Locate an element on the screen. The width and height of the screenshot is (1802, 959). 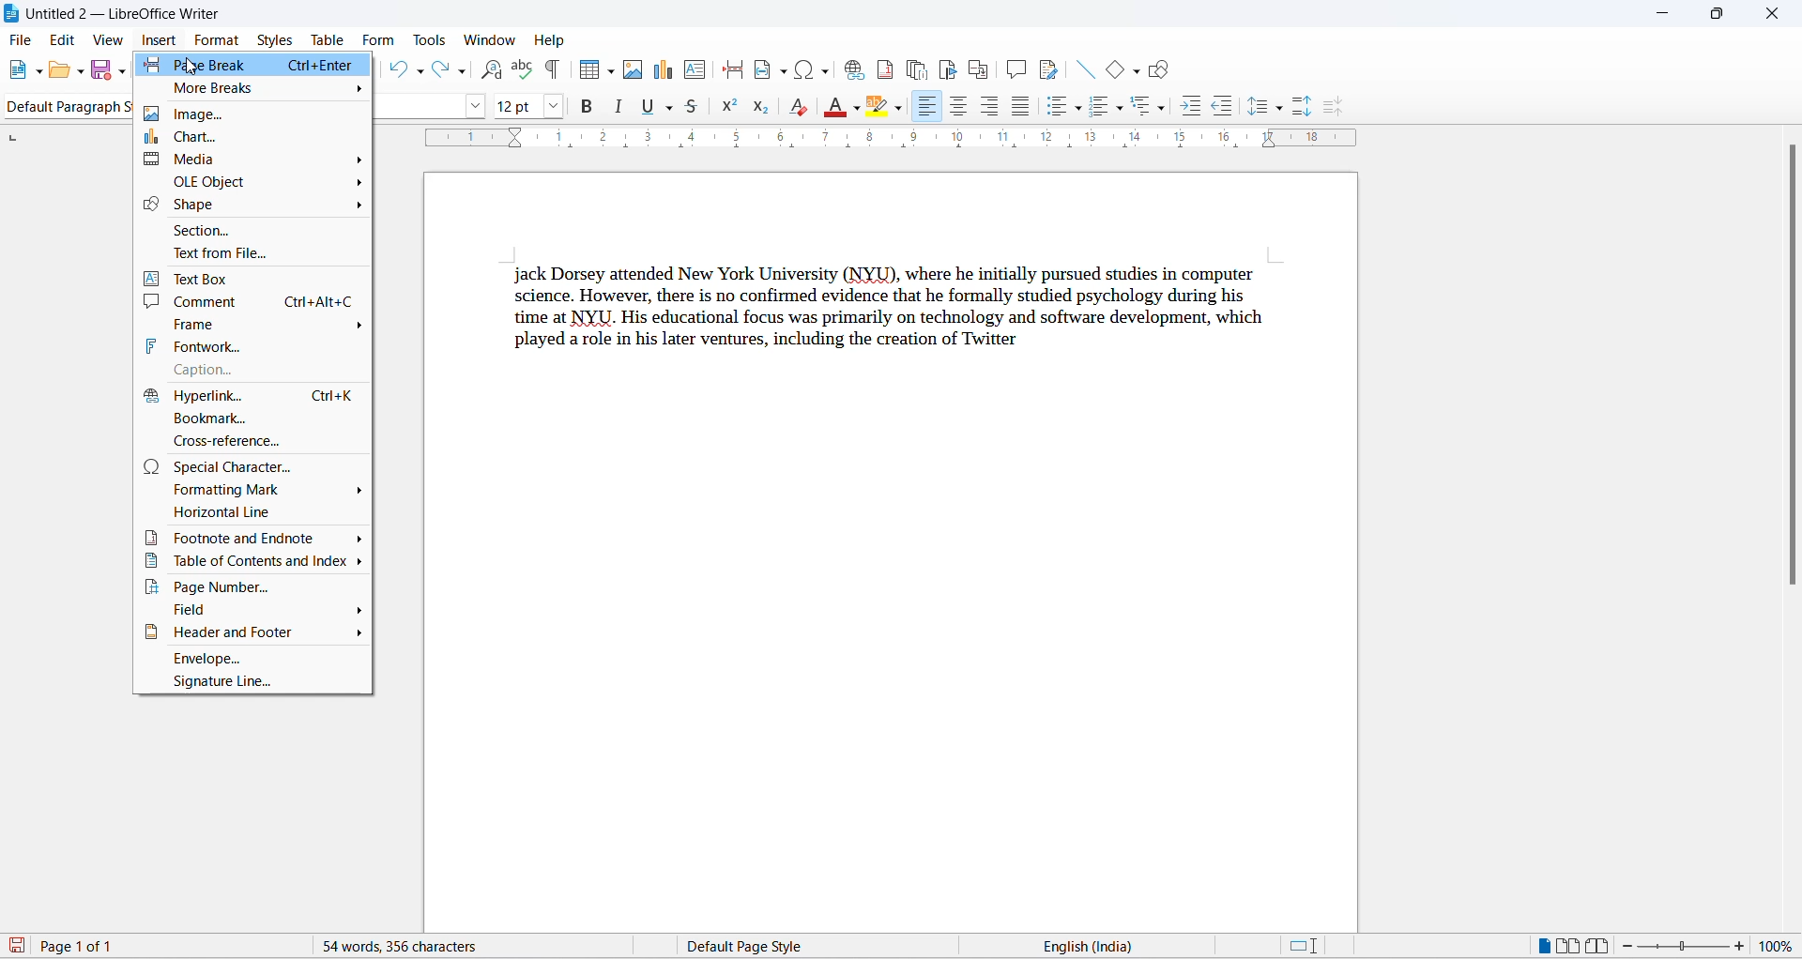
bookmark is located at coordinates (252, 418).